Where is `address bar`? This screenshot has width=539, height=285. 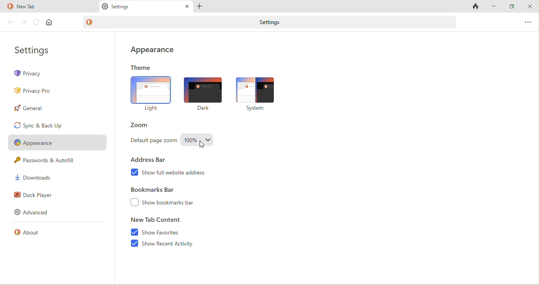
address bar is located at coordinates (150, 159).